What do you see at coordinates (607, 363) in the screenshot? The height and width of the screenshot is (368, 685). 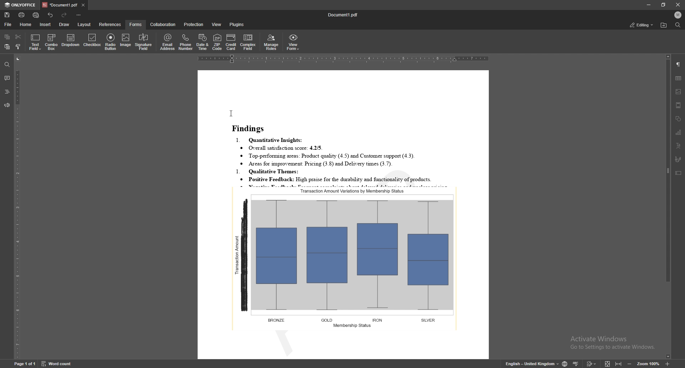 I see `fit to screen` at bounding box center [607, 363].